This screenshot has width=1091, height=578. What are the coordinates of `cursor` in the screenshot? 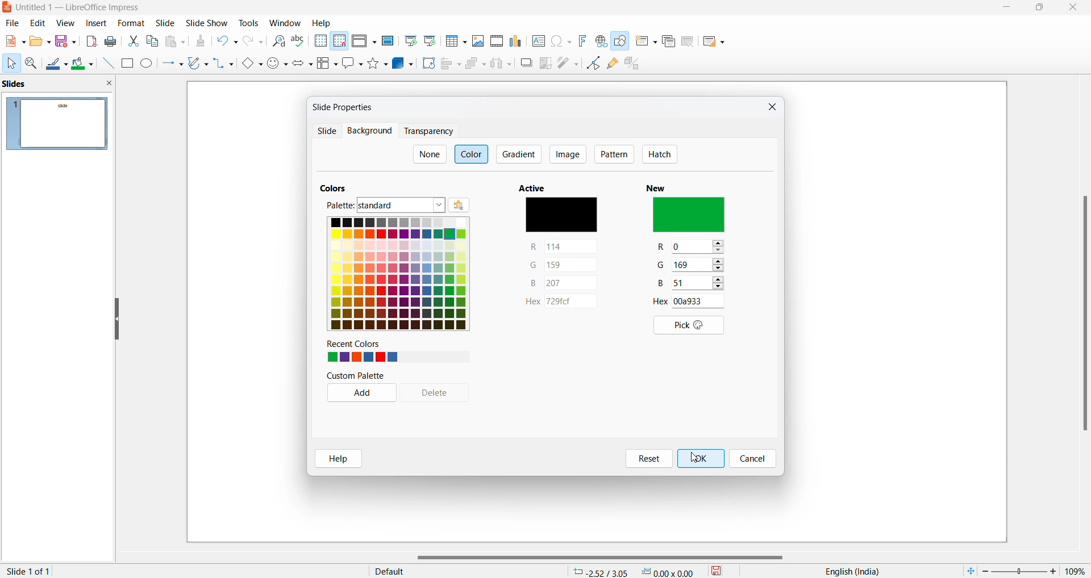 It's located at (11, 64).